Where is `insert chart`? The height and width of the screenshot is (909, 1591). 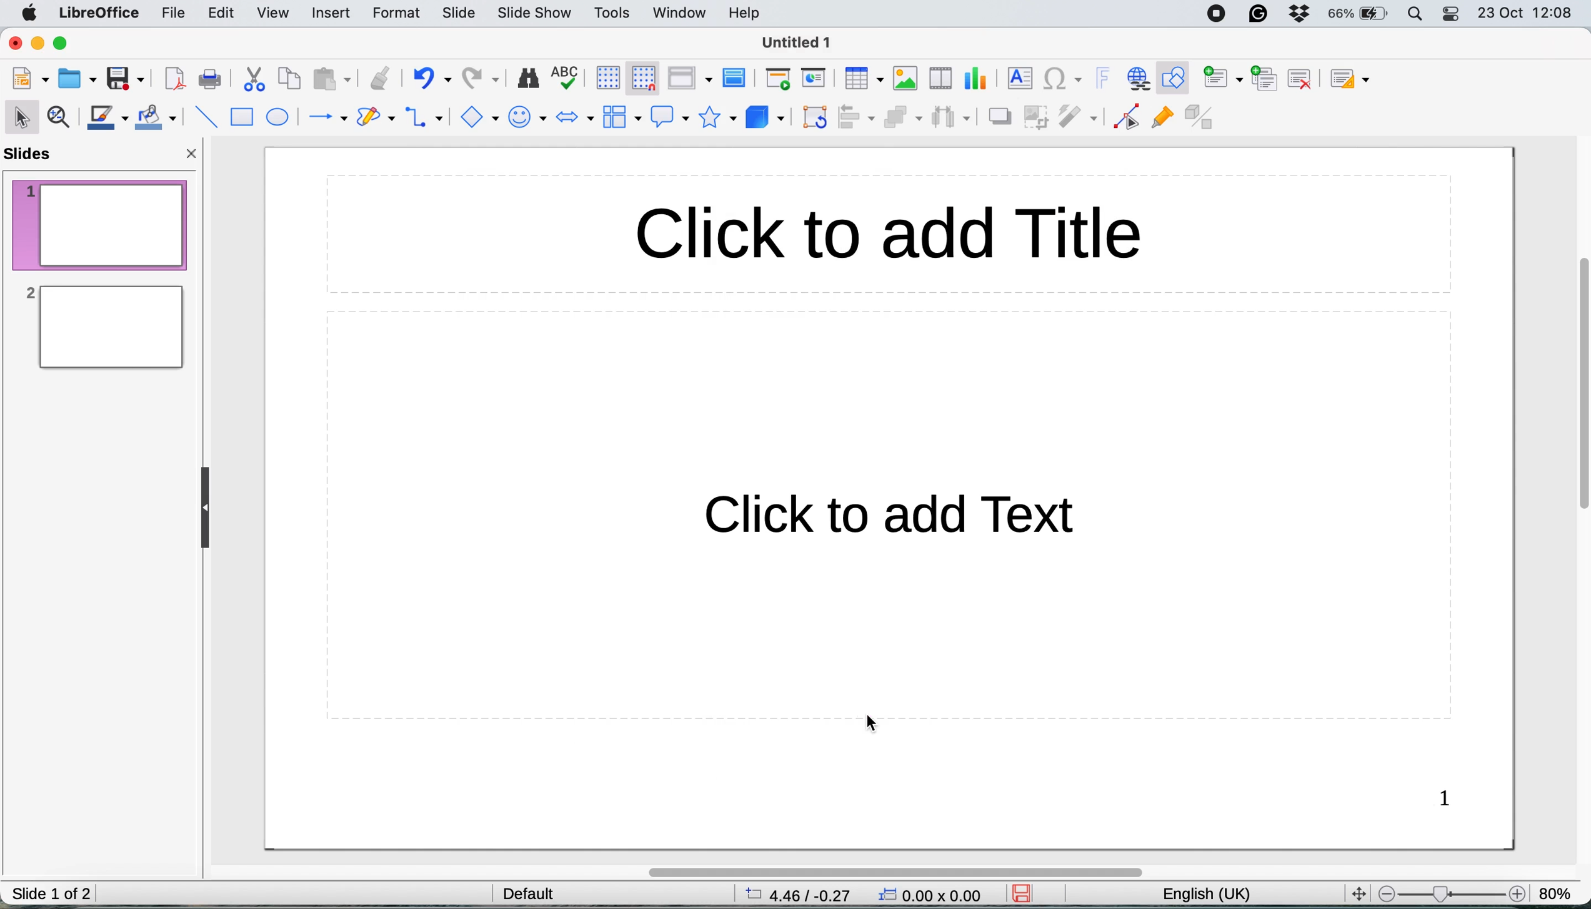 insert chart is located at coordinates (978, 78).